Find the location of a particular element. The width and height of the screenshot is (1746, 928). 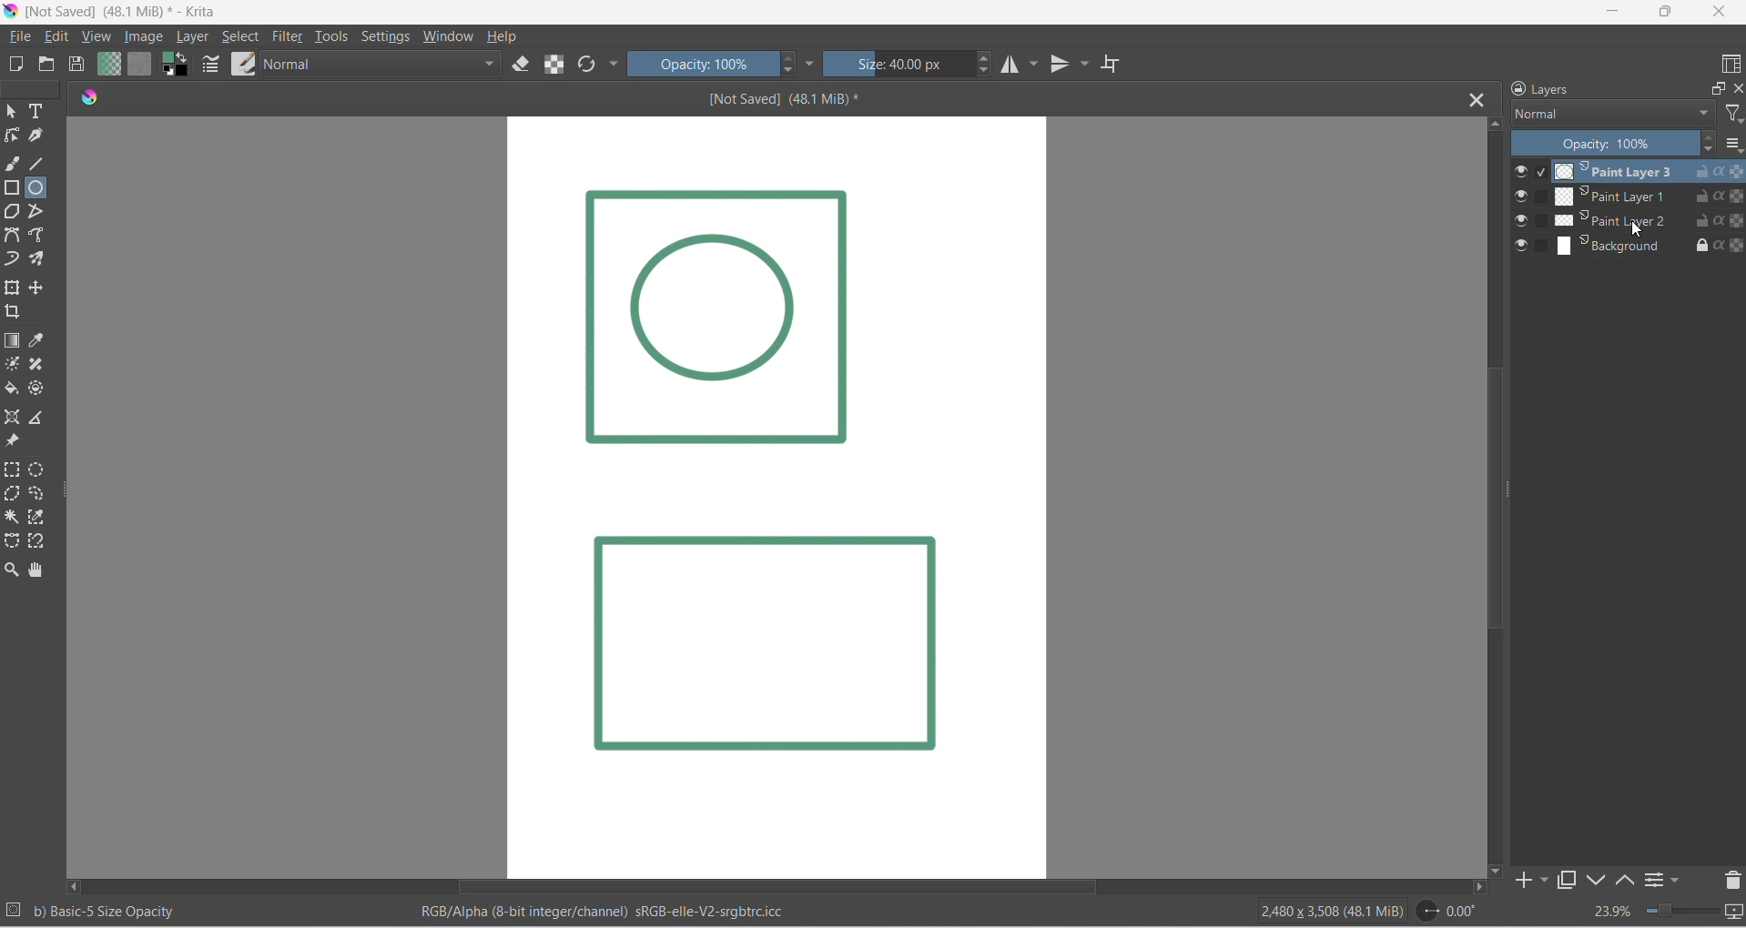

zoom percent is located at coordinates (1612, 913).